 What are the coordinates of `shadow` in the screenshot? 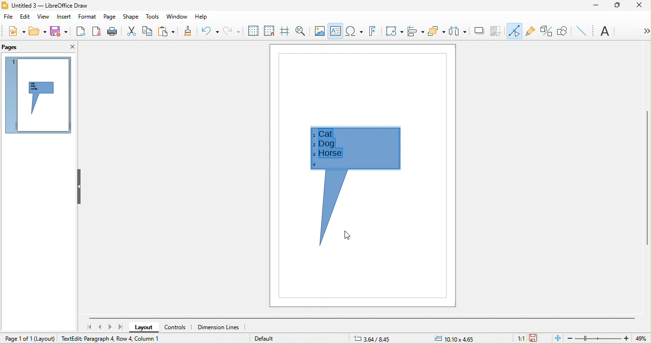 It's located at (478, 32).